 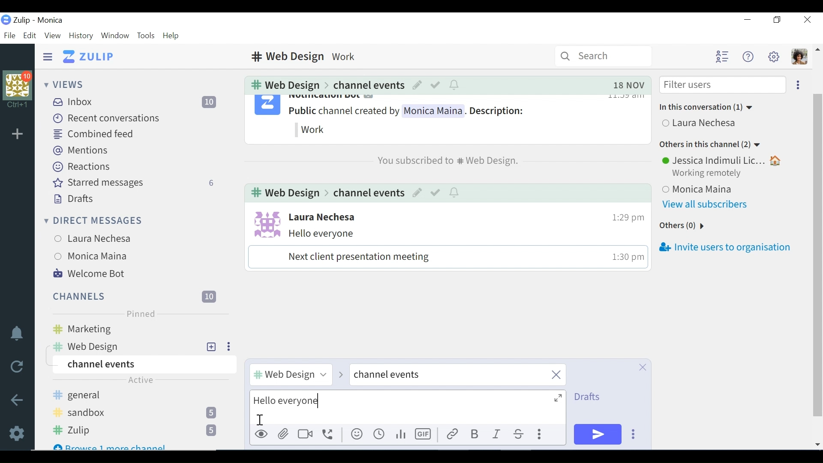 What do you see at coordinates (642, 367) in the screenshot?
I see `Close` at bounding box center [642, 367].